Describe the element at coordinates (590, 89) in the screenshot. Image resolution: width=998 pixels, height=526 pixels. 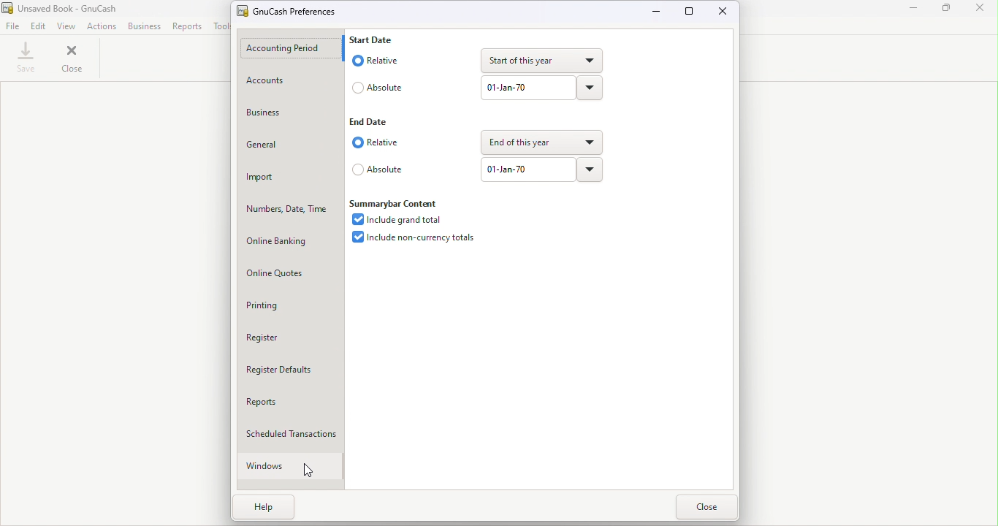
I see `Drop down` at that location.